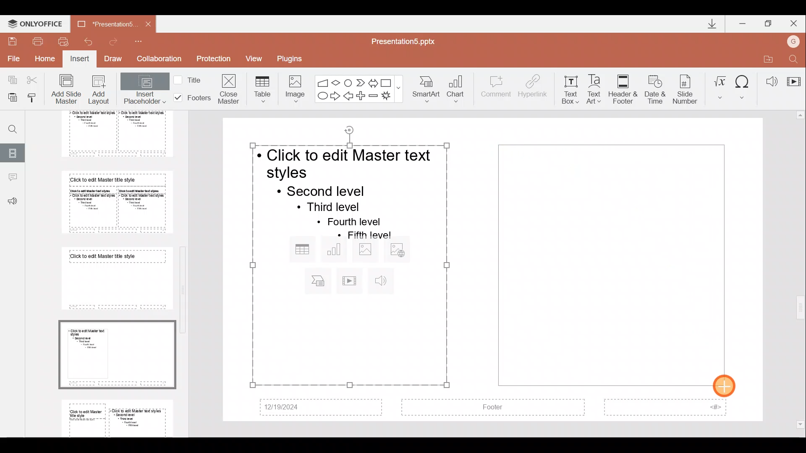 This screenshot has height=453, width=806. What do you see at coordinates (119, 417) in the screenshot?
I see `Slide 9` at bounding box center [119, 417].